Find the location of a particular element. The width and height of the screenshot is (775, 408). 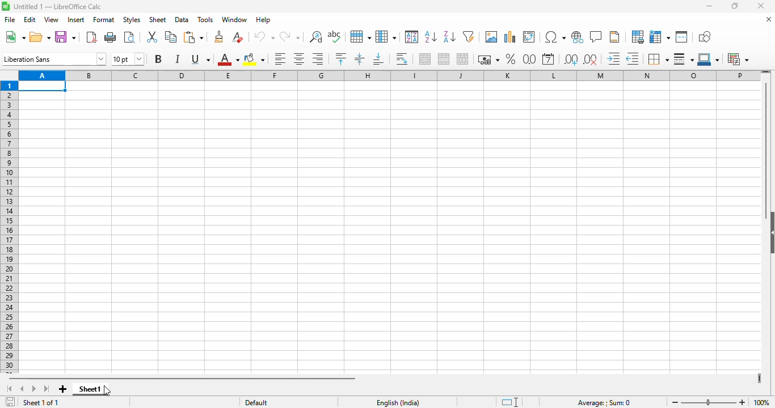

add decimal is located at coordinates (571, 59).